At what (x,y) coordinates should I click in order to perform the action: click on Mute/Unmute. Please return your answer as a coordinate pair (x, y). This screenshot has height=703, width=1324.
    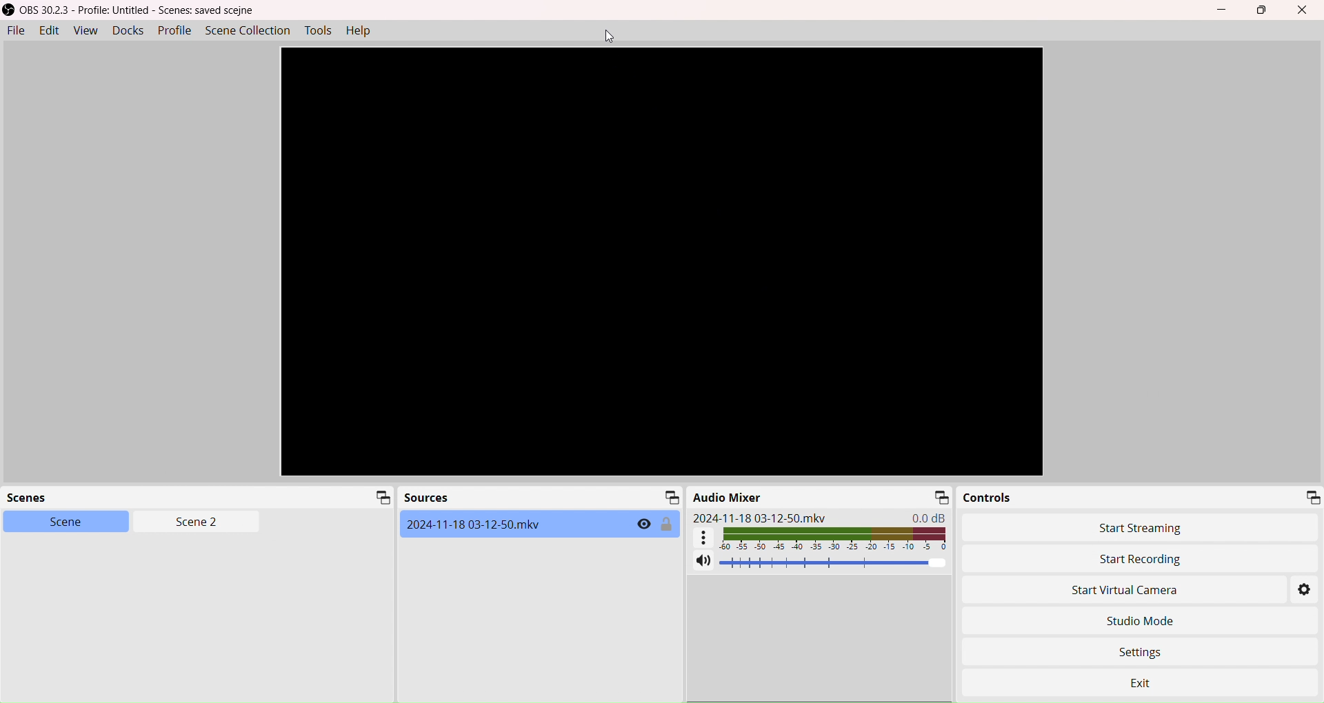
    Looking at the image, I should click on (702, 562).